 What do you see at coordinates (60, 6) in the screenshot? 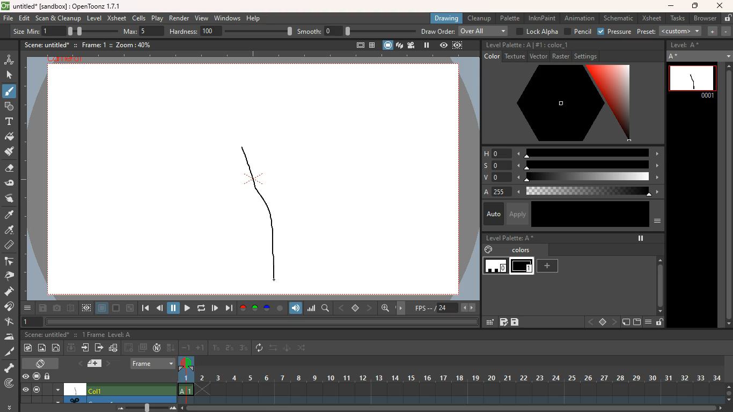
I see `untitled [sandbox] : OpenToonz 1.7.1` at bounding box center [60, 6].